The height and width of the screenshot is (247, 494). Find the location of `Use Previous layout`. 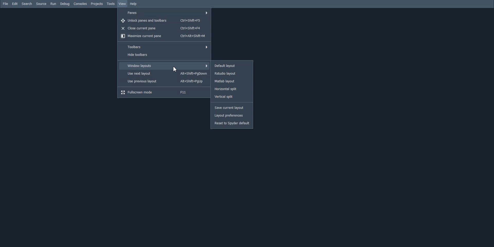

Use Previous layout is located at coordinates (164, 81).